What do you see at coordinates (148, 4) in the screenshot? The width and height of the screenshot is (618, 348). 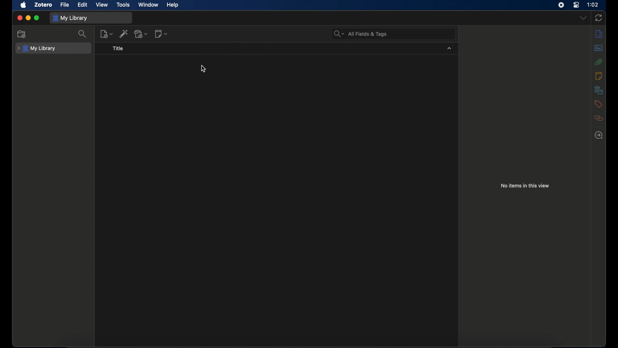 I see `window` at bounding box center [148, 4].